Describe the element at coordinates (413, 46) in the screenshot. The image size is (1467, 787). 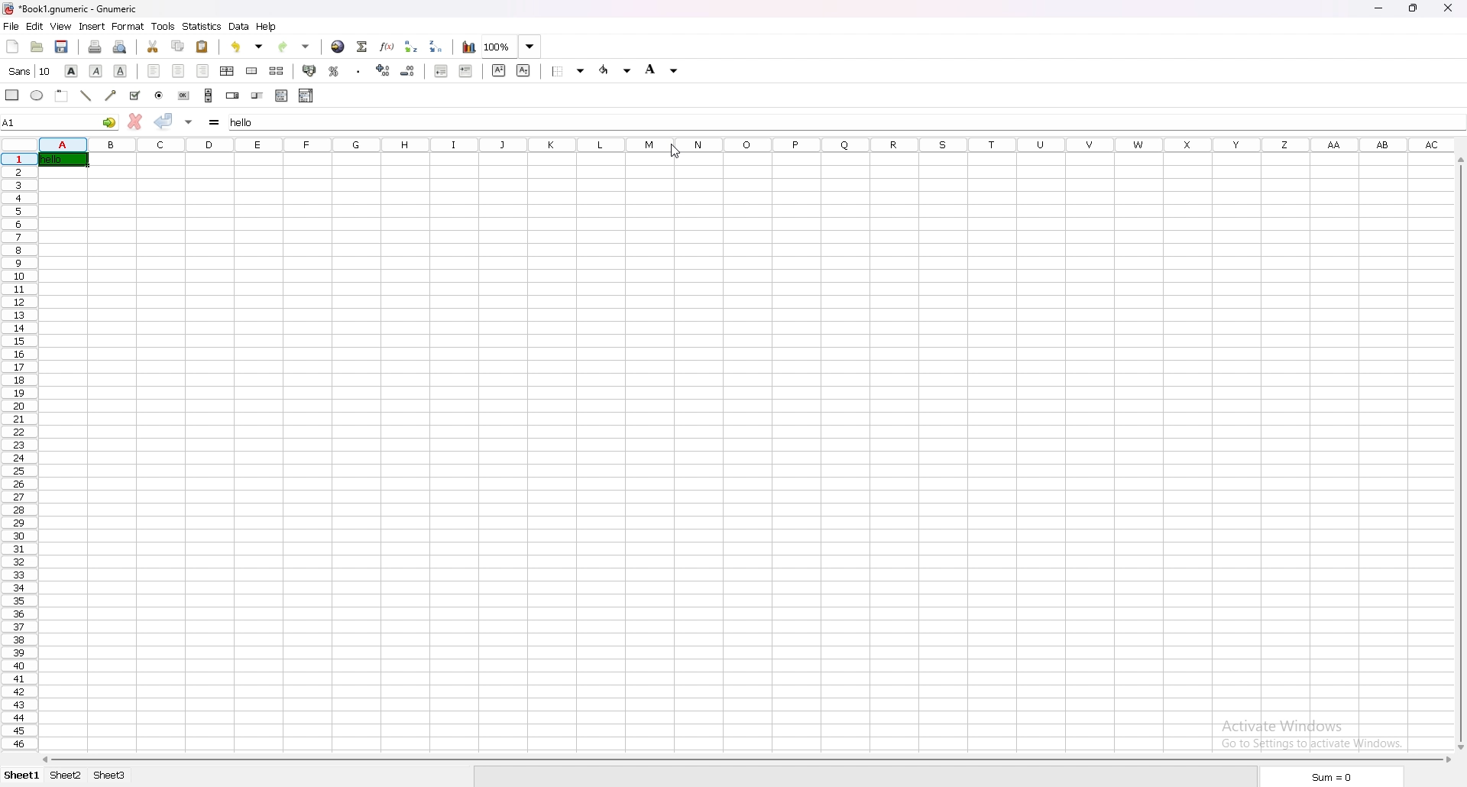
I see `sort ascending` at that location.